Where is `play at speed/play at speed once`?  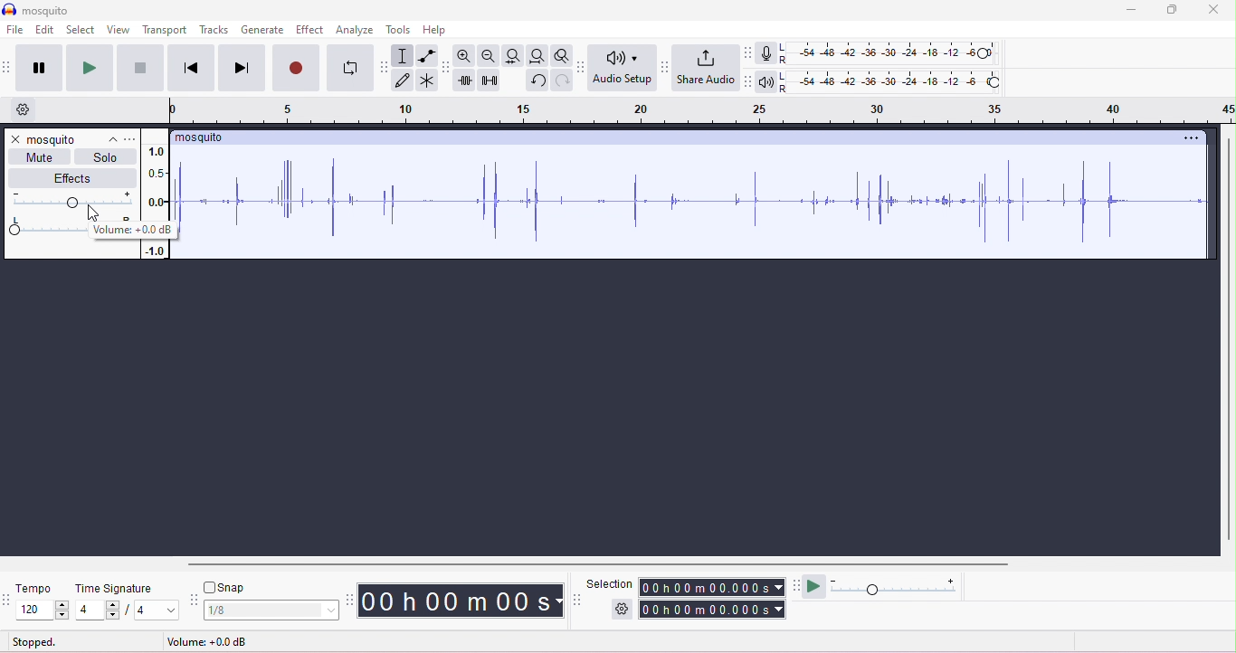
play at speed/play at speed once is located at coordinates (815, 587).